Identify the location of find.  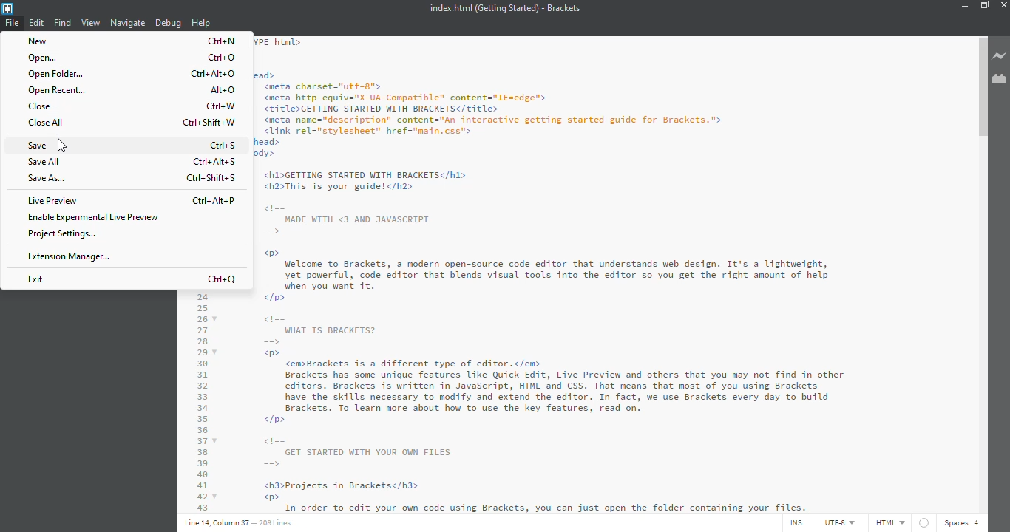
(64, 22).